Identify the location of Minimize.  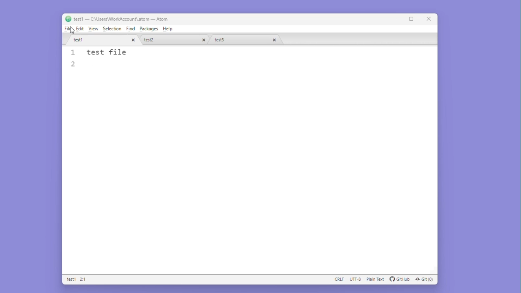
(394, 20).